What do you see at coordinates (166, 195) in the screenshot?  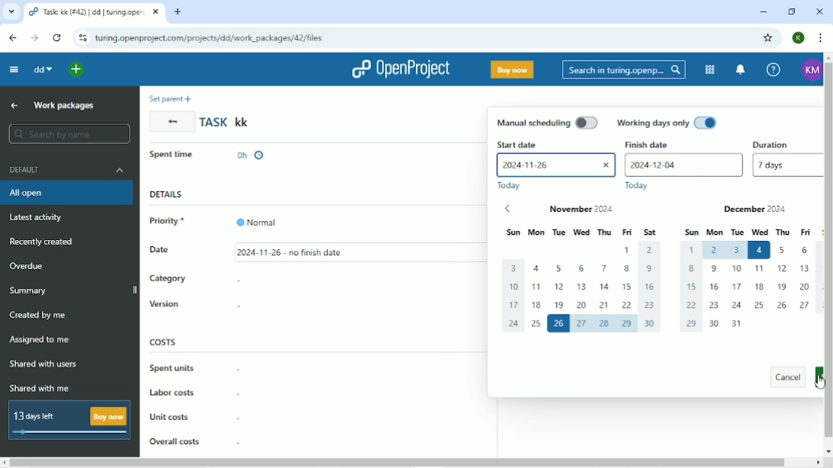 I see `Details` at bounding box center [166, 195].